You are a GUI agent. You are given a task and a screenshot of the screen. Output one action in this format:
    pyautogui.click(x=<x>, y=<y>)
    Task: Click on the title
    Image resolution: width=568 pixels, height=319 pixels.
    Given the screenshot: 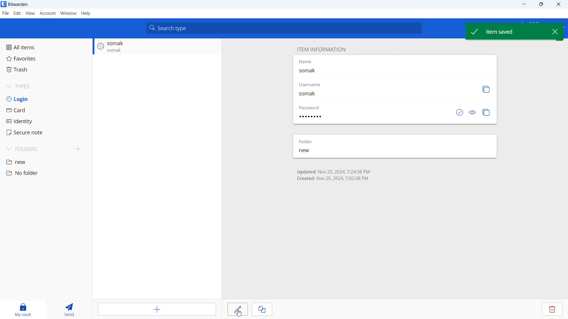 What is the action you would take?
    pyautogui.click(x=18, y=4)
    